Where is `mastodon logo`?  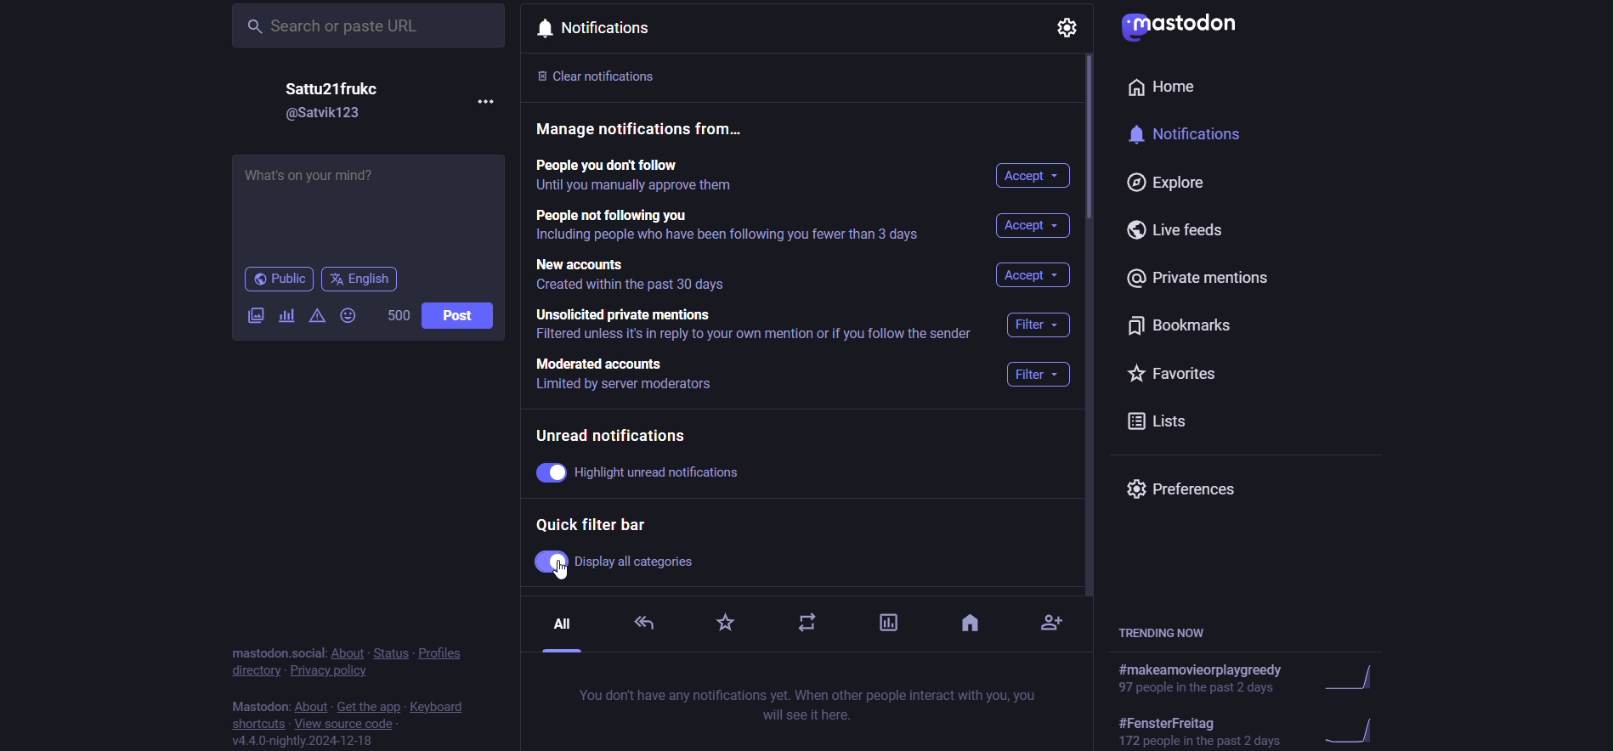
mastodon logo is located at coordinates (1185, 27).